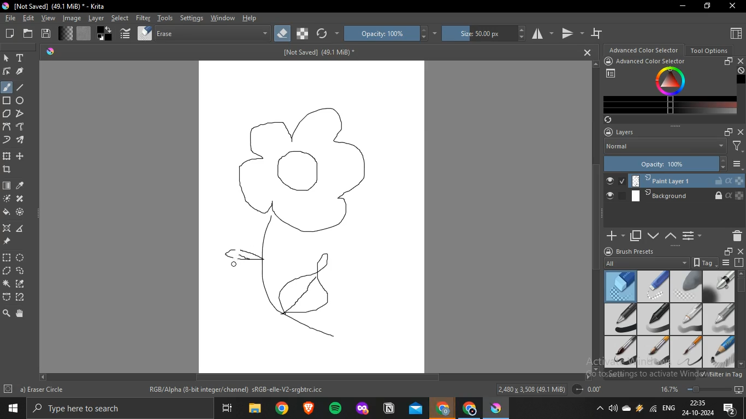  What do you see at coordinates (165, 18) in the screenshot?
I see `tools` at bounding box center [165, 18].